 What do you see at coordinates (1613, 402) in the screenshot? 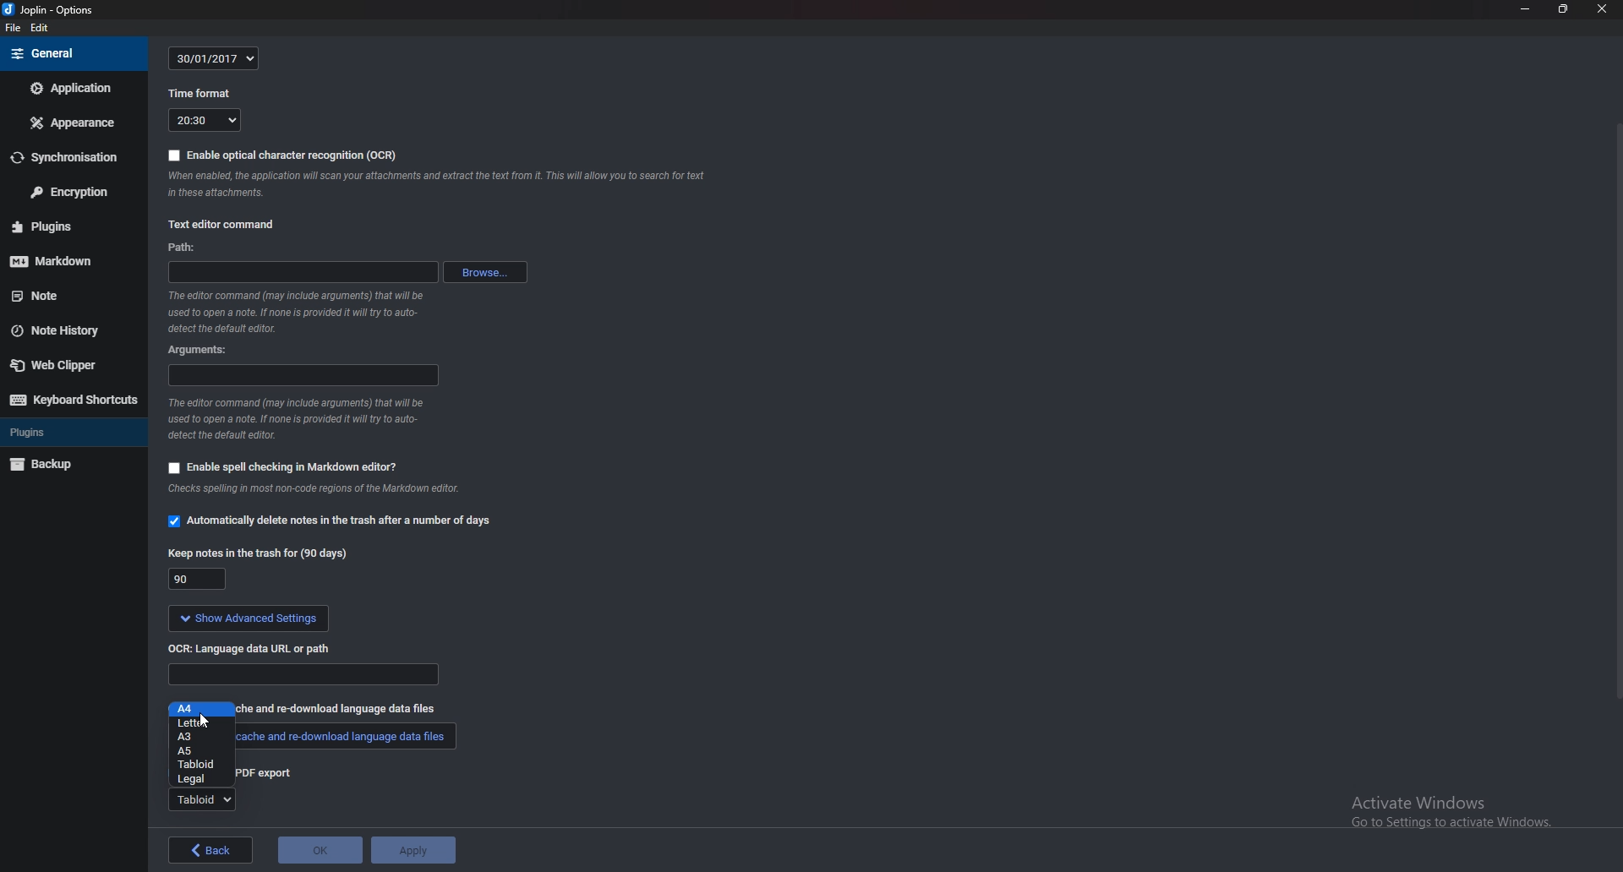
I see `Scroll bar` at bounding box center [1613, 402].